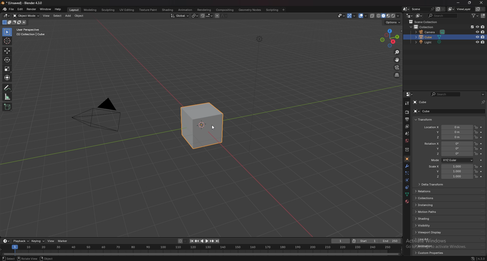 The height and width of the screenshot is (261, 487). What do you see at coordinates (451, 177) in the screenshot?
I see `scale z` at bounding box center [451, 177].